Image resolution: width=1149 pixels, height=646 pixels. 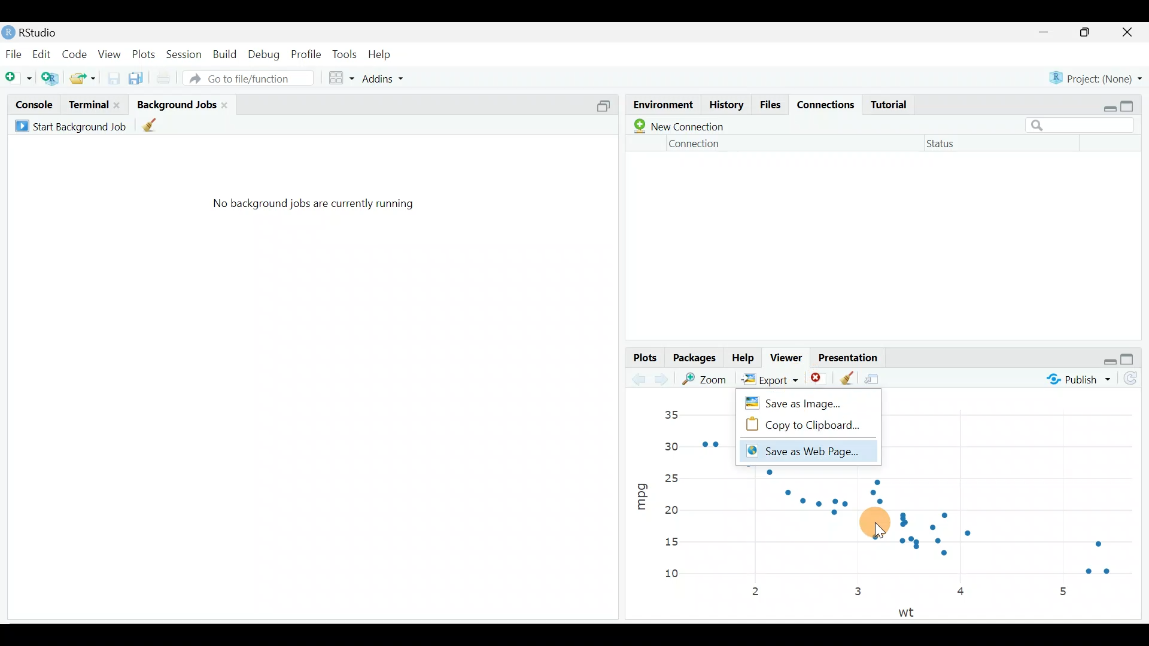 I want to click on close terminal, so click(x=119, y=102).